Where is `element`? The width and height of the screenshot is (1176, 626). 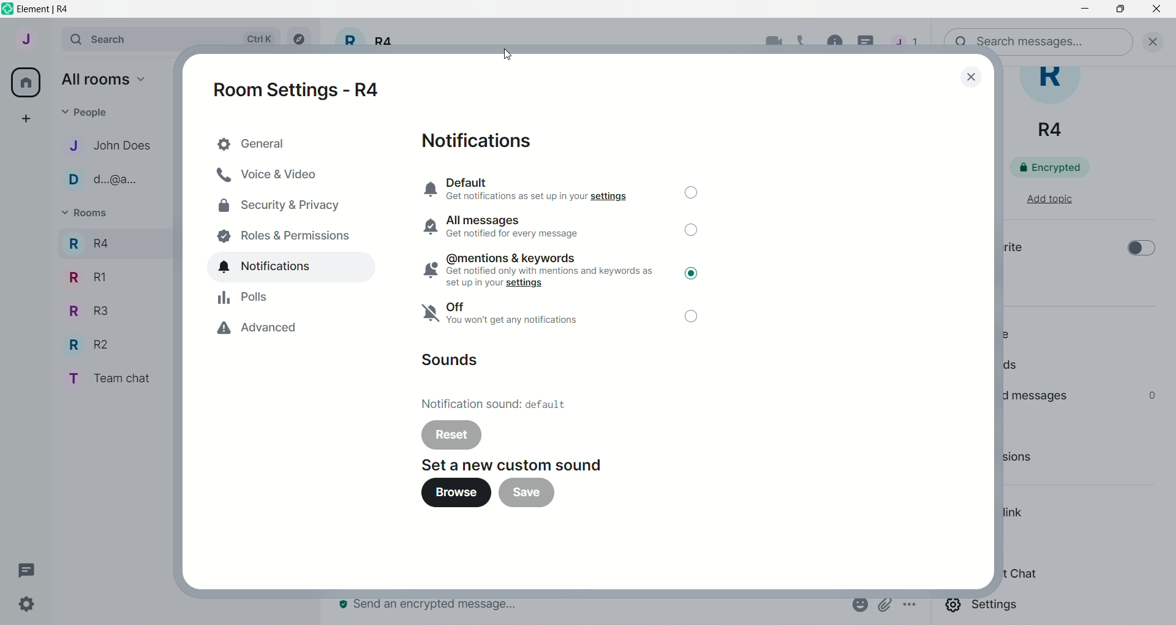 element is located at coordinates (47, 9).